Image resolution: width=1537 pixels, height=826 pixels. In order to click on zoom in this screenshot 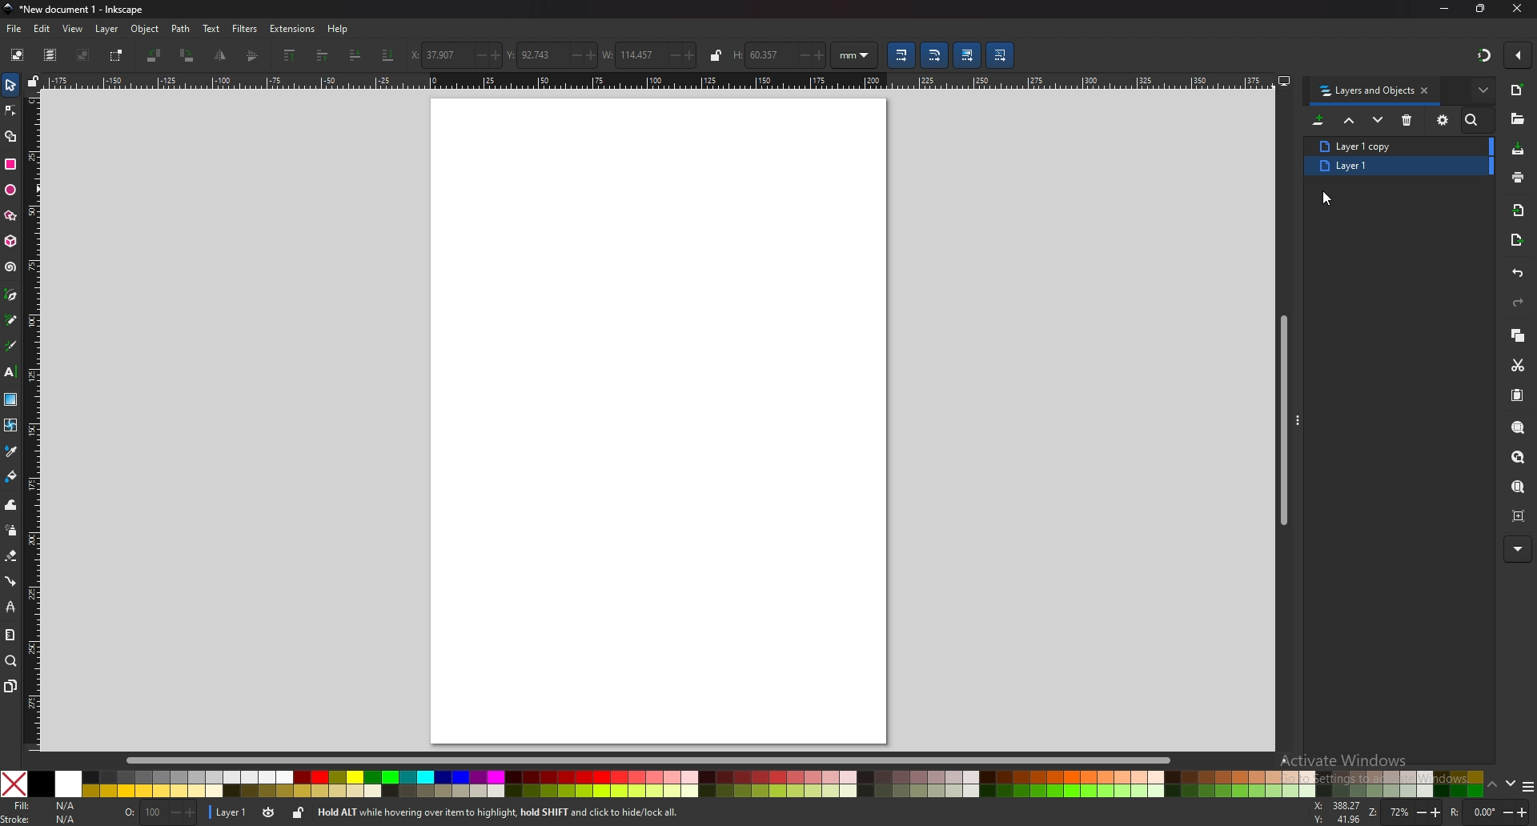, I will do `click(11, 661)`.